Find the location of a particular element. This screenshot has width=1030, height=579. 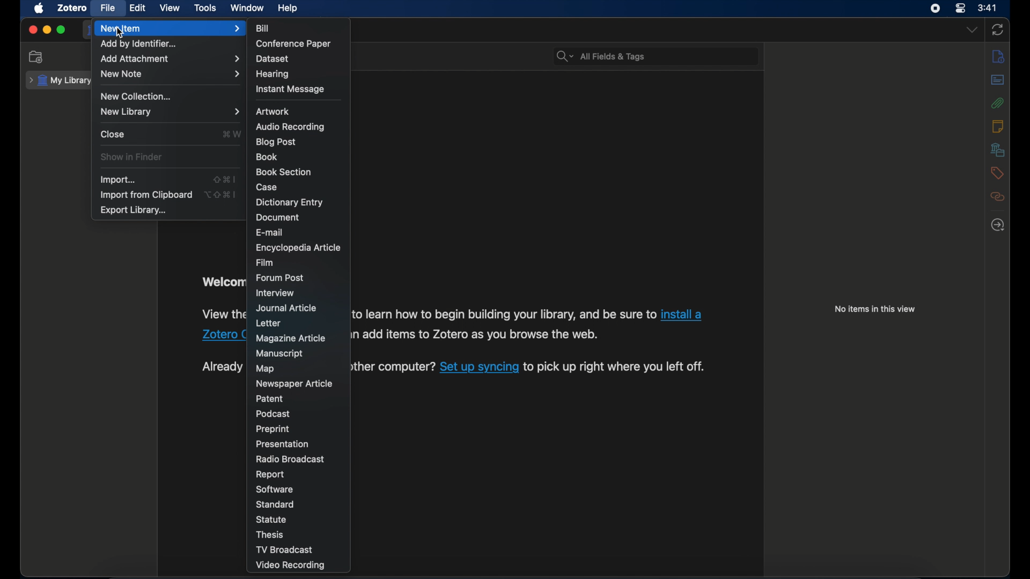

sync is located at coordinates (997, 29).